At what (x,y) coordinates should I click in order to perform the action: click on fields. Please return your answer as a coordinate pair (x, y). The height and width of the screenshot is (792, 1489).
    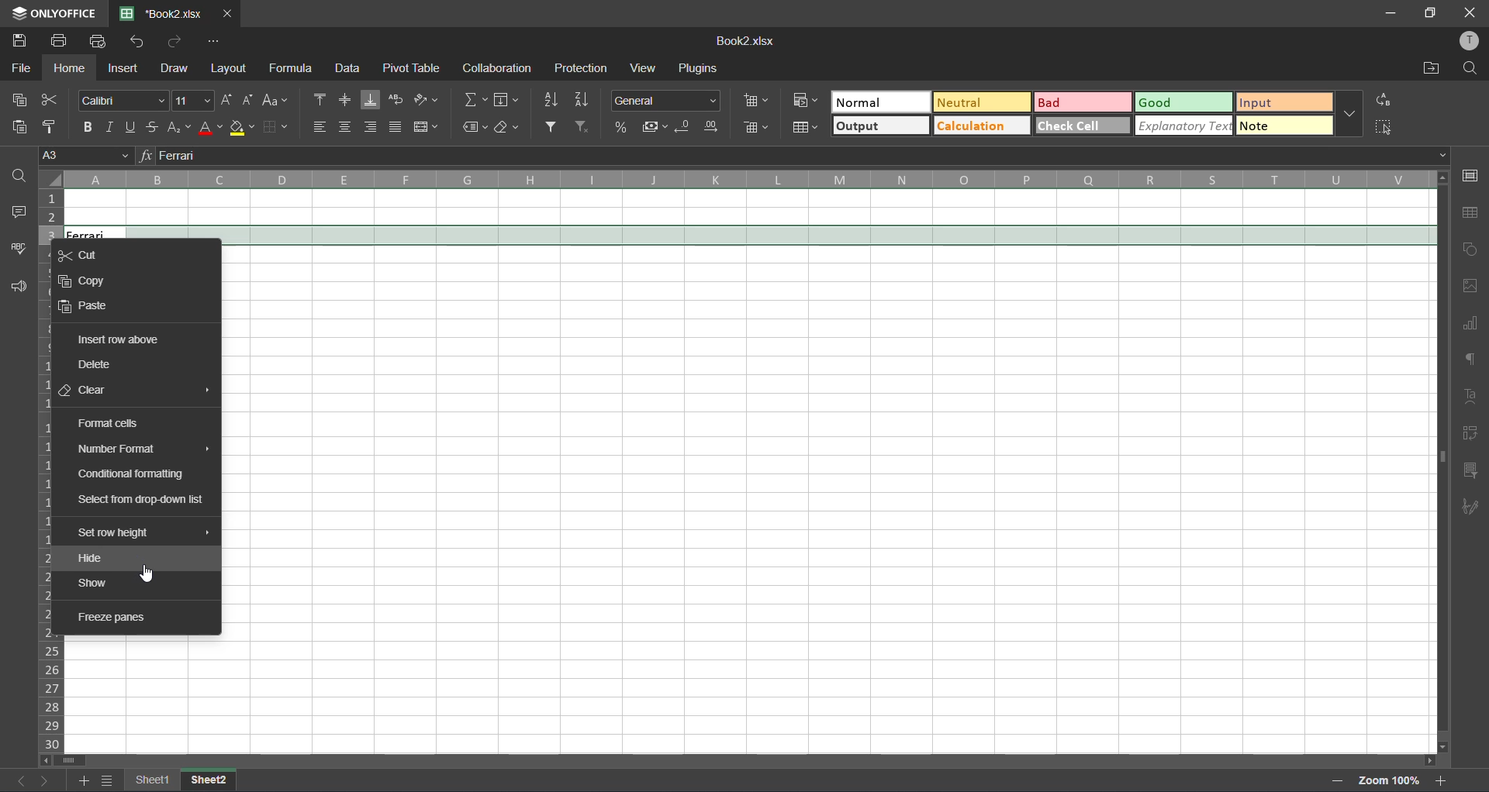
    Looking at the image, I should click on (509, 99).